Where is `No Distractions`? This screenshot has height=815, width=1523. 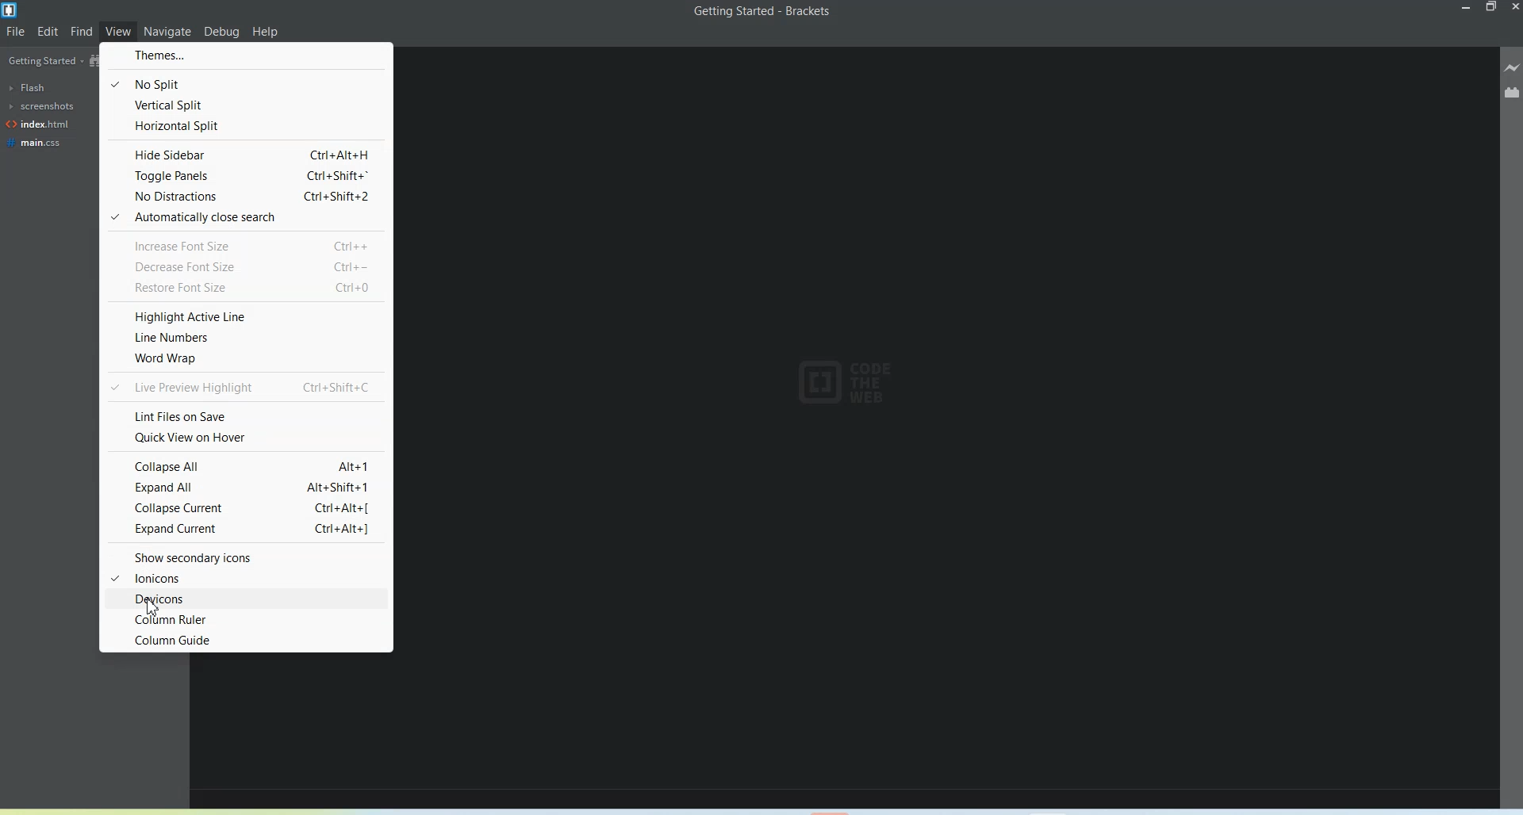 No Distractions is located at coordinates (244, 197).